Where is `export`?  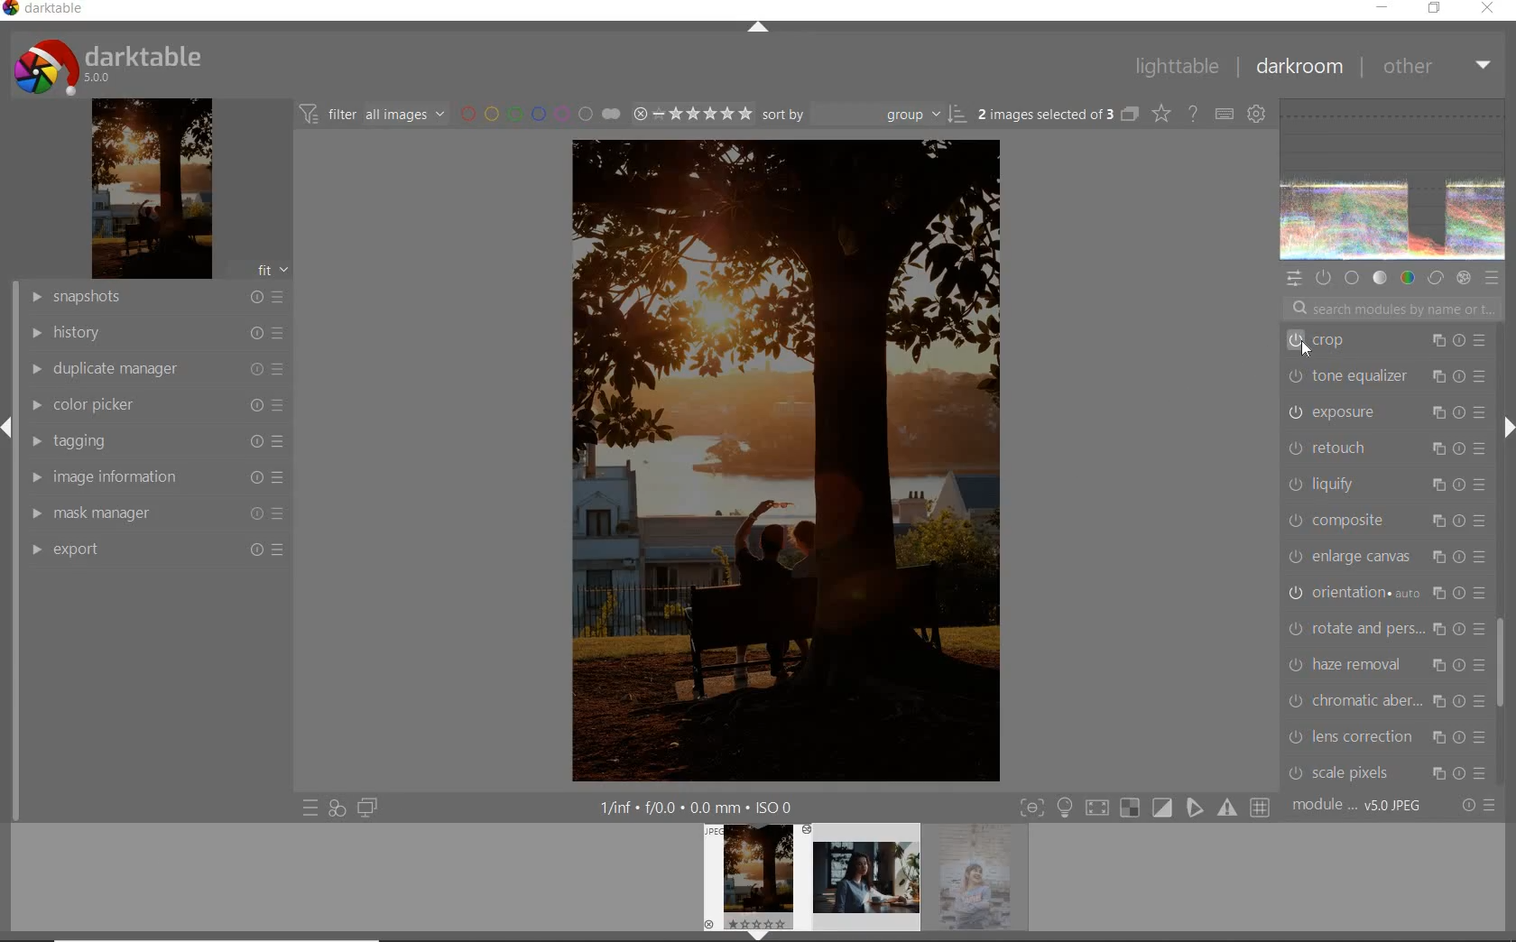 export is located at coordinates (155, 549).